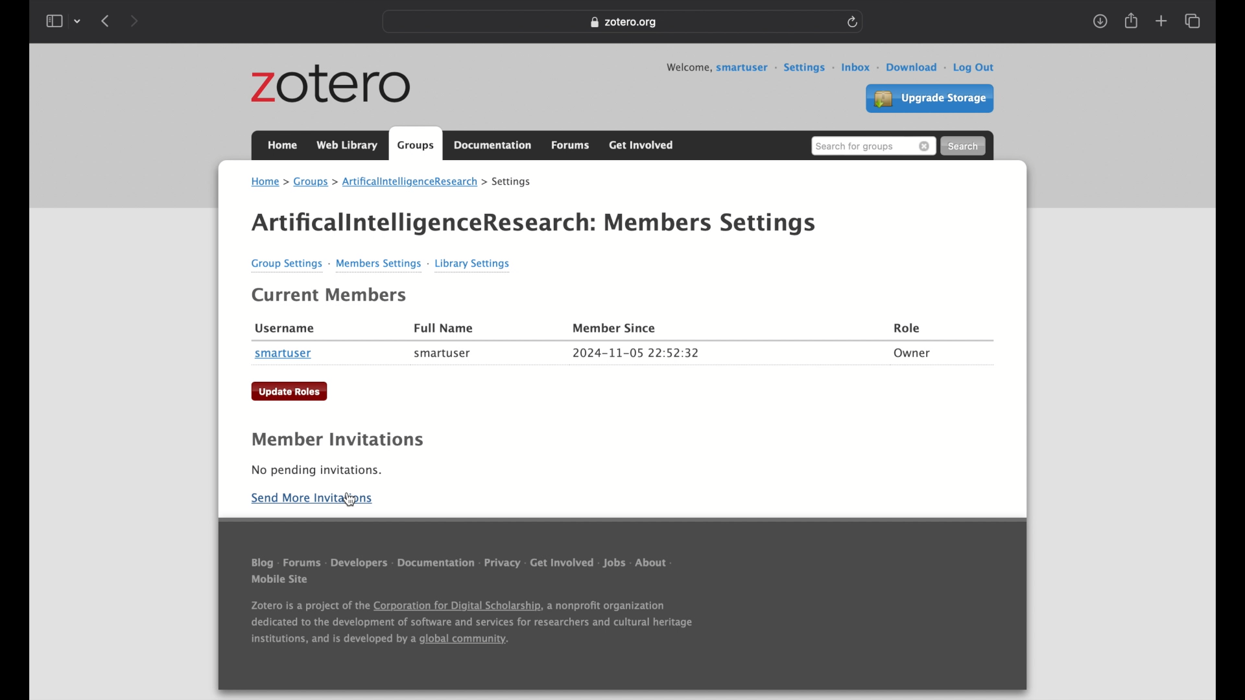 Image resolution: width=1245 pixels, height=700 pixels. I want to click on owner, so click(912, 355).